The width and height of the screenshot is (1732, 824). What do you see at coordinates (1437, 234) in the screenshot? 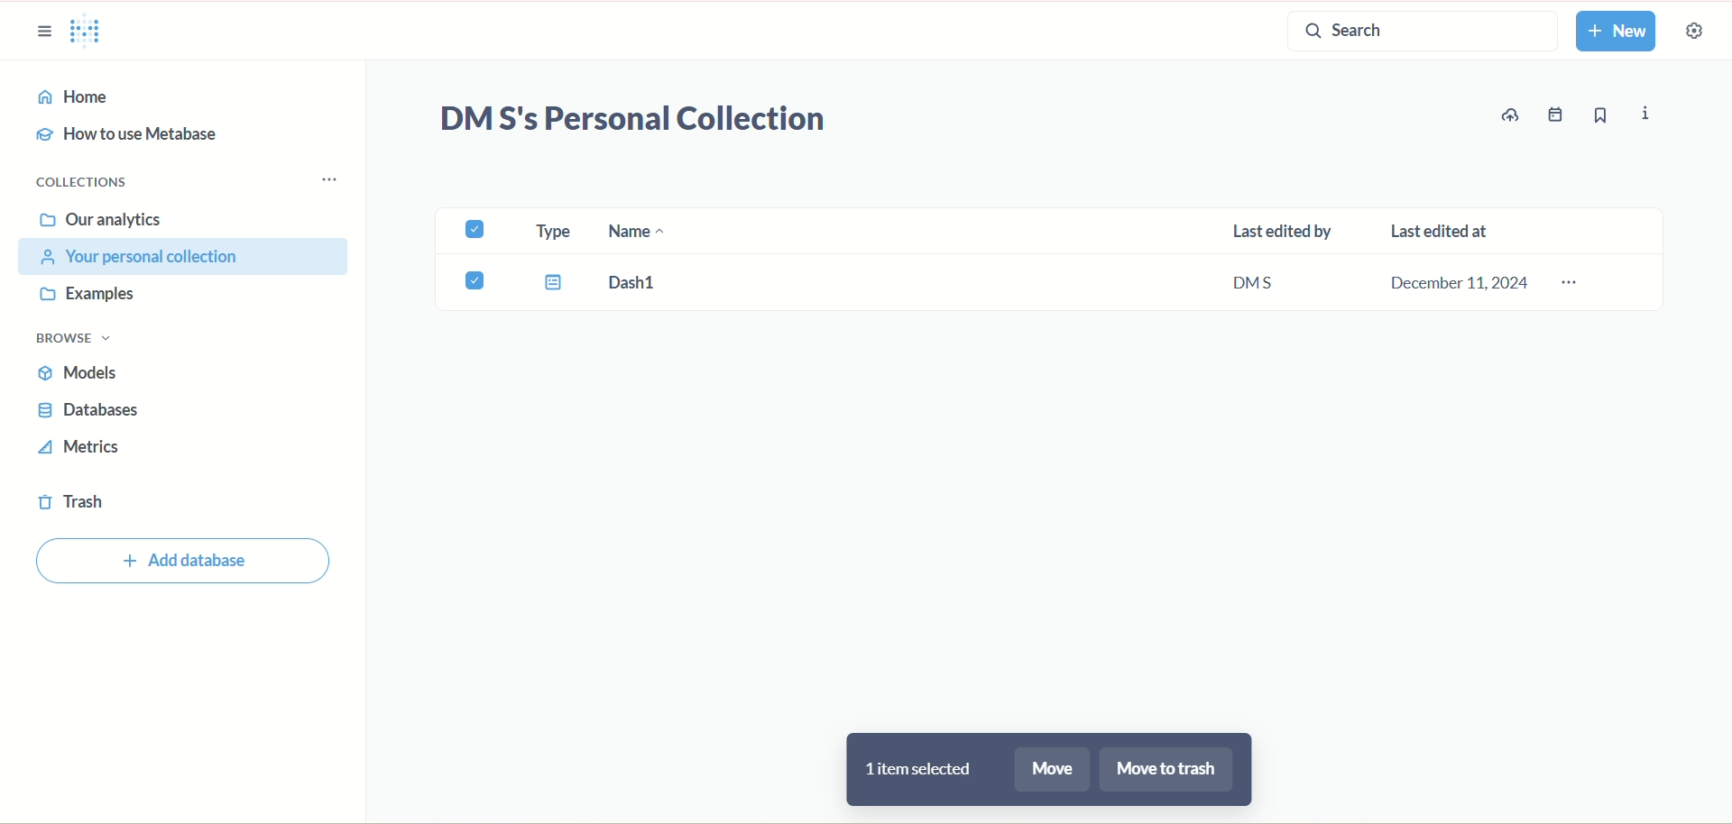
I see `last edited at` at bounding box center [1437, 234].